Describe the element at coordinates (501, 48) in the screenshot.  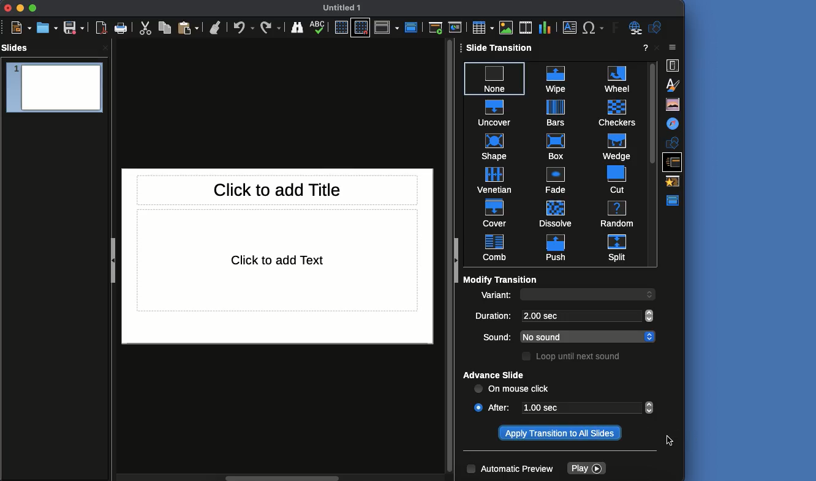
I see `Slide transition` at that location.